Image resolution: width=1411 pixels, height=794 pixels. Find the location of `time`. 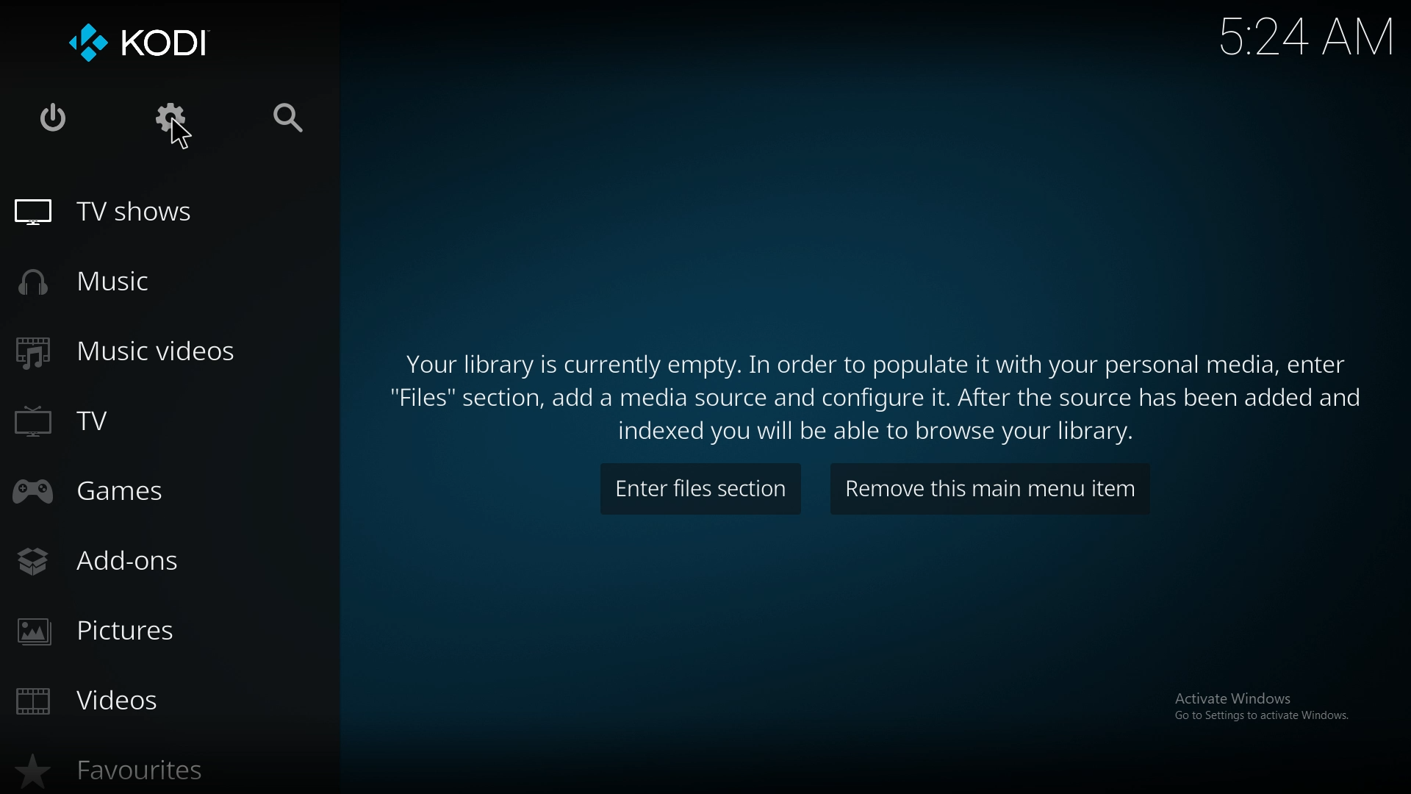

time is located at coordinates (1307, 37).